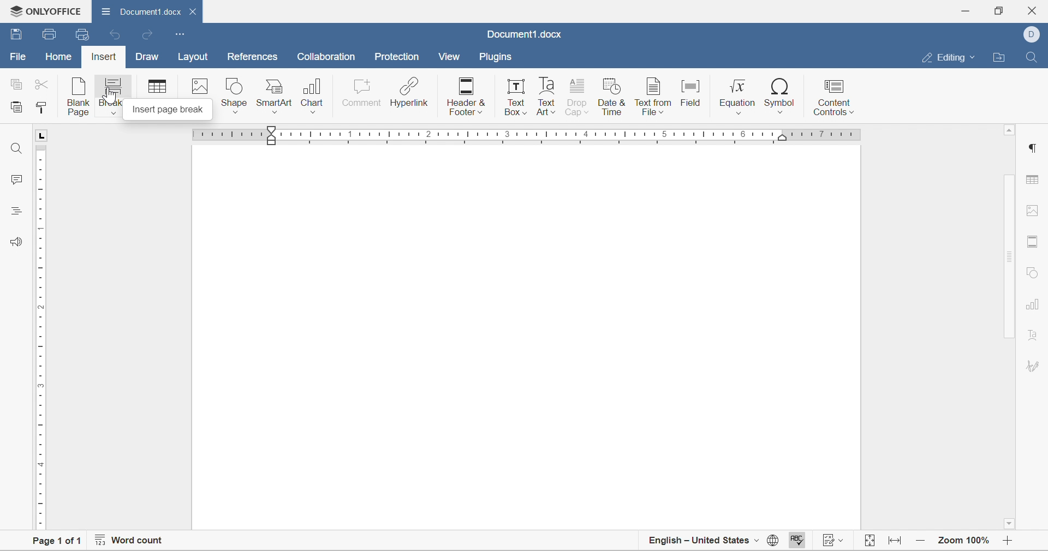  I want to click on Track changes, so click(833, 542).